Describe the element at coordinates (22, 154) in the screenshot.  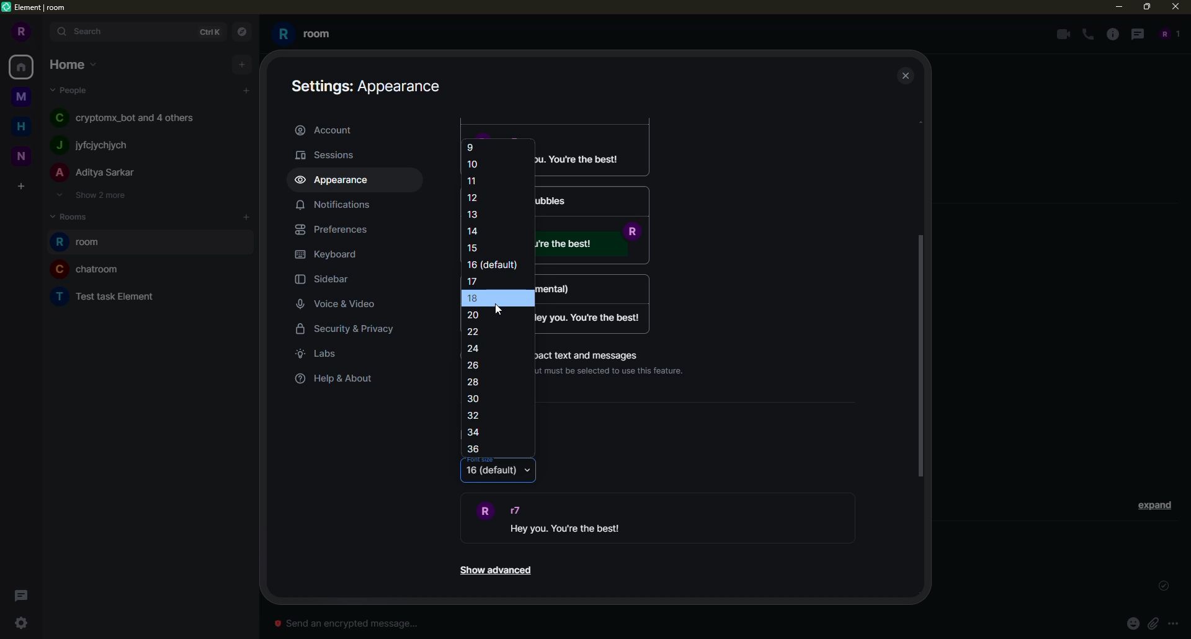
I see `space` at that location.